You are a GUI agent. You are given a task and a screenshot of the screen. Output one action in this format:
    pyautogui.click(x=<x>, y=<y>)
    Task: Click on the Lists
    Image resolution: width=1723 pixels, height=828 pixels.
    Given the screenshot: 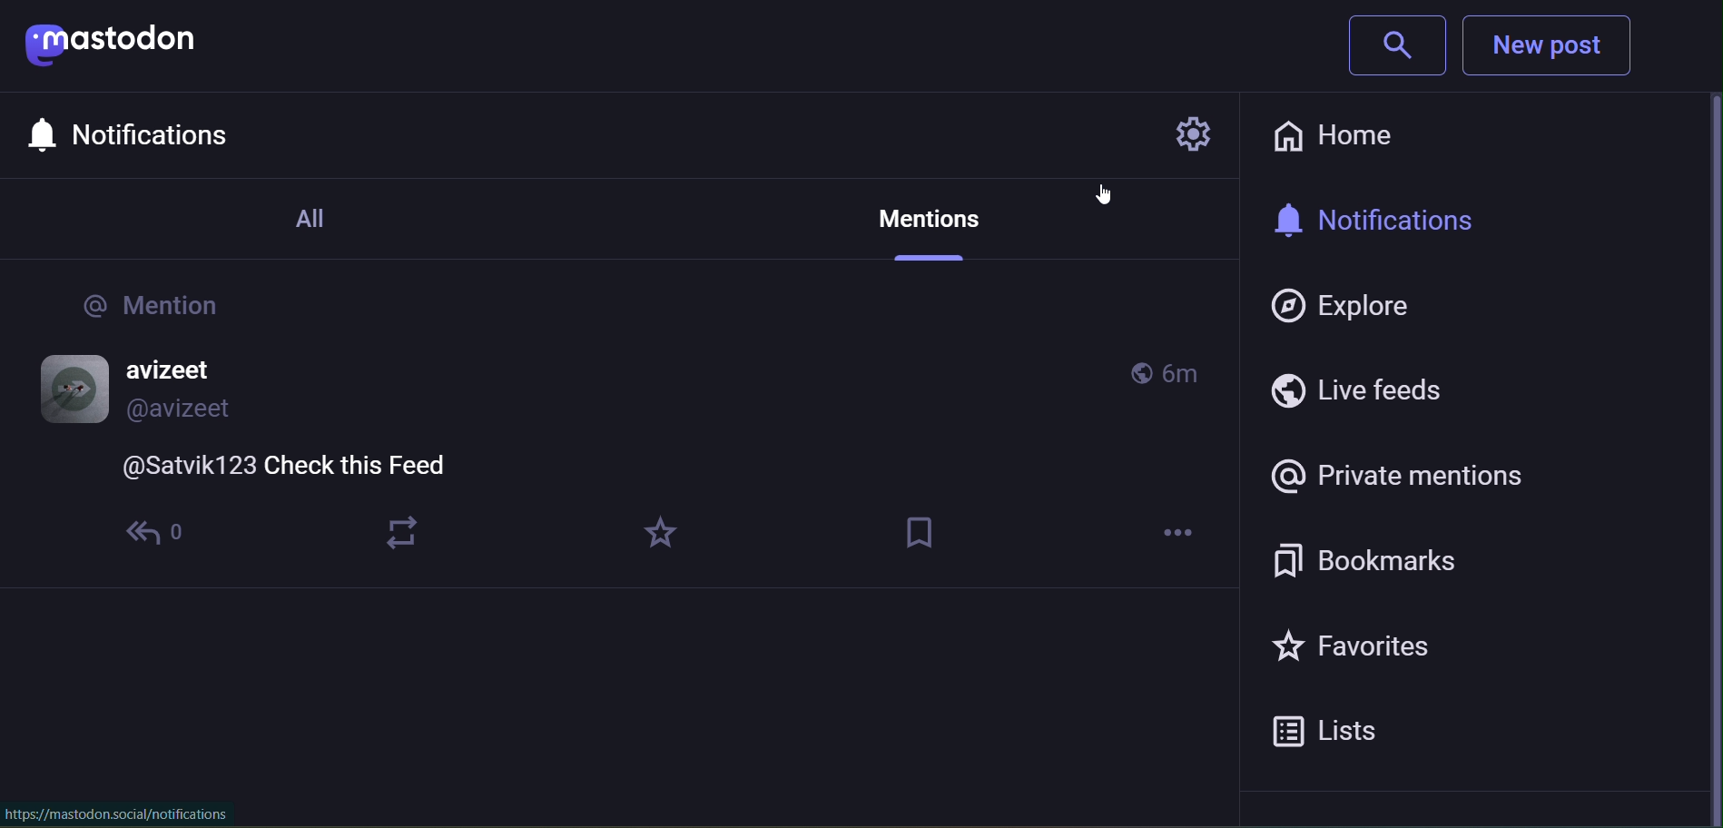 What is the action you would take?
    pyautogui.click(x=1335, y=727)
    